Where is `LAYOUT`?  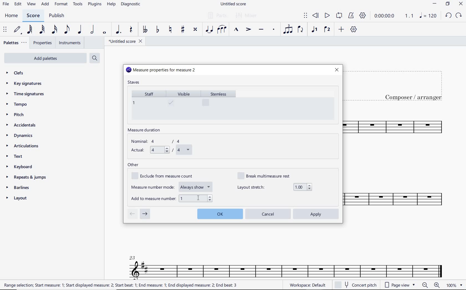
LAYOUT is located at coordinates (18, 199).